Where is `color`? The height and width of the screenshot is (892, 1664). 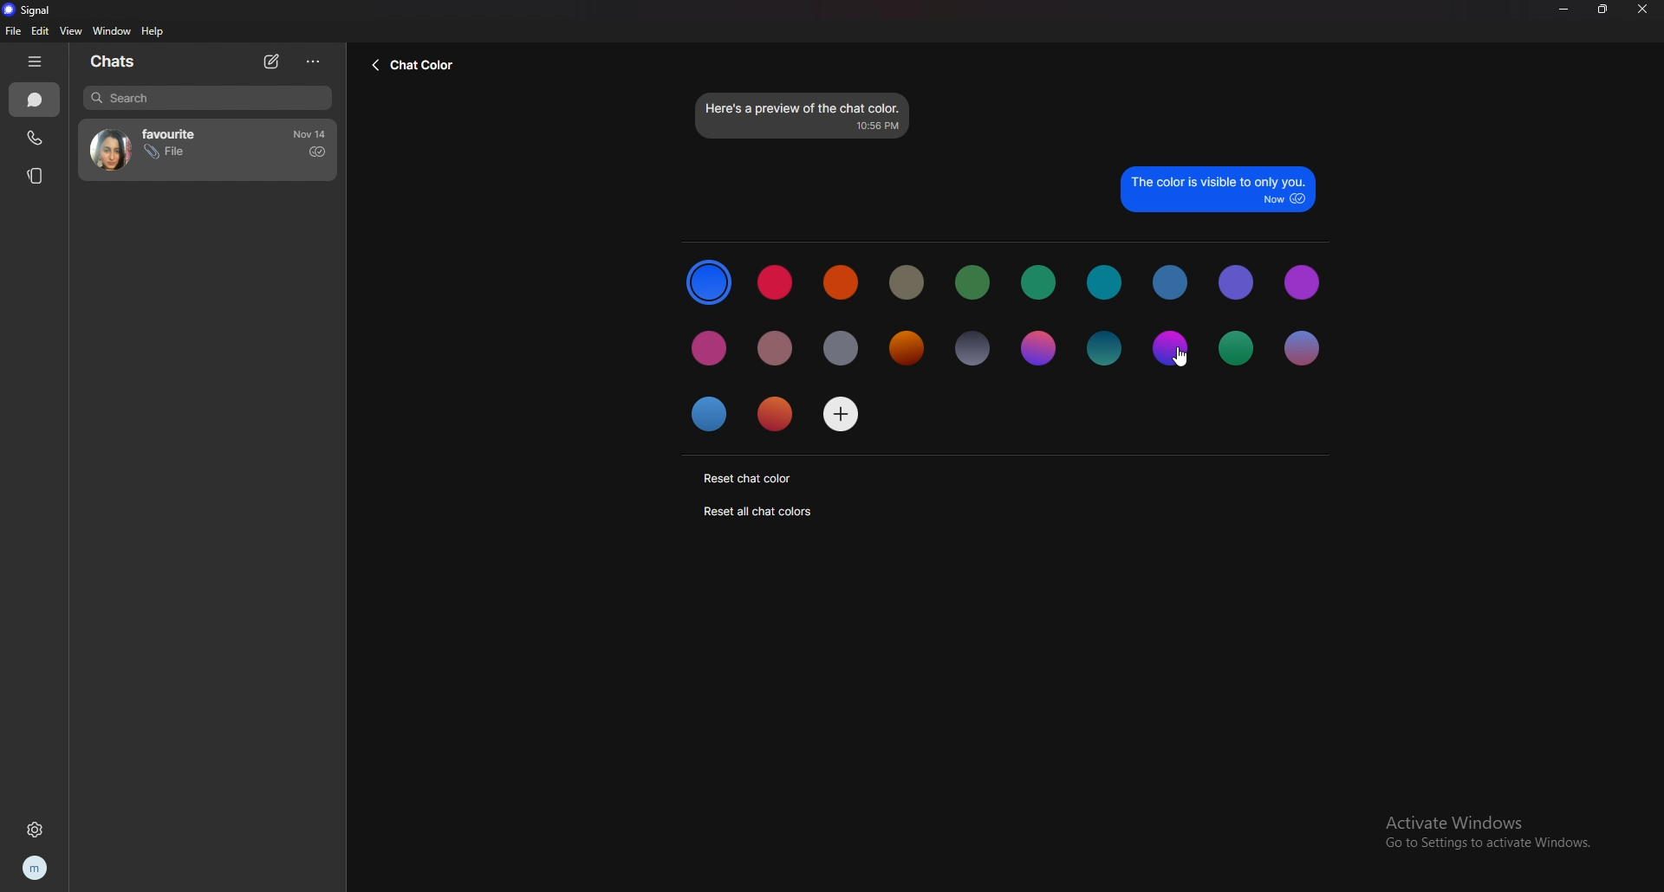
color is located at coordinates (903, 351).